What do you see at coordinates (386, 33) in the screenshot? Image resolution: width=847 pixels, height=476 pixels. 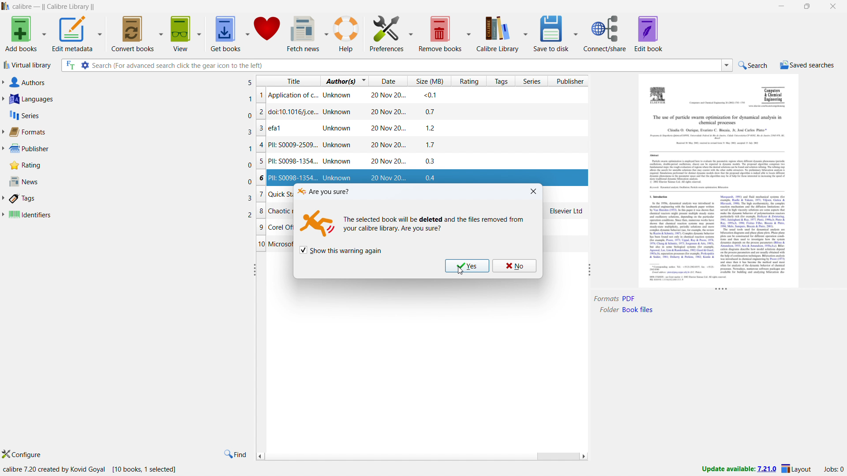 I see `preferences` at bounding box center [386, 33].